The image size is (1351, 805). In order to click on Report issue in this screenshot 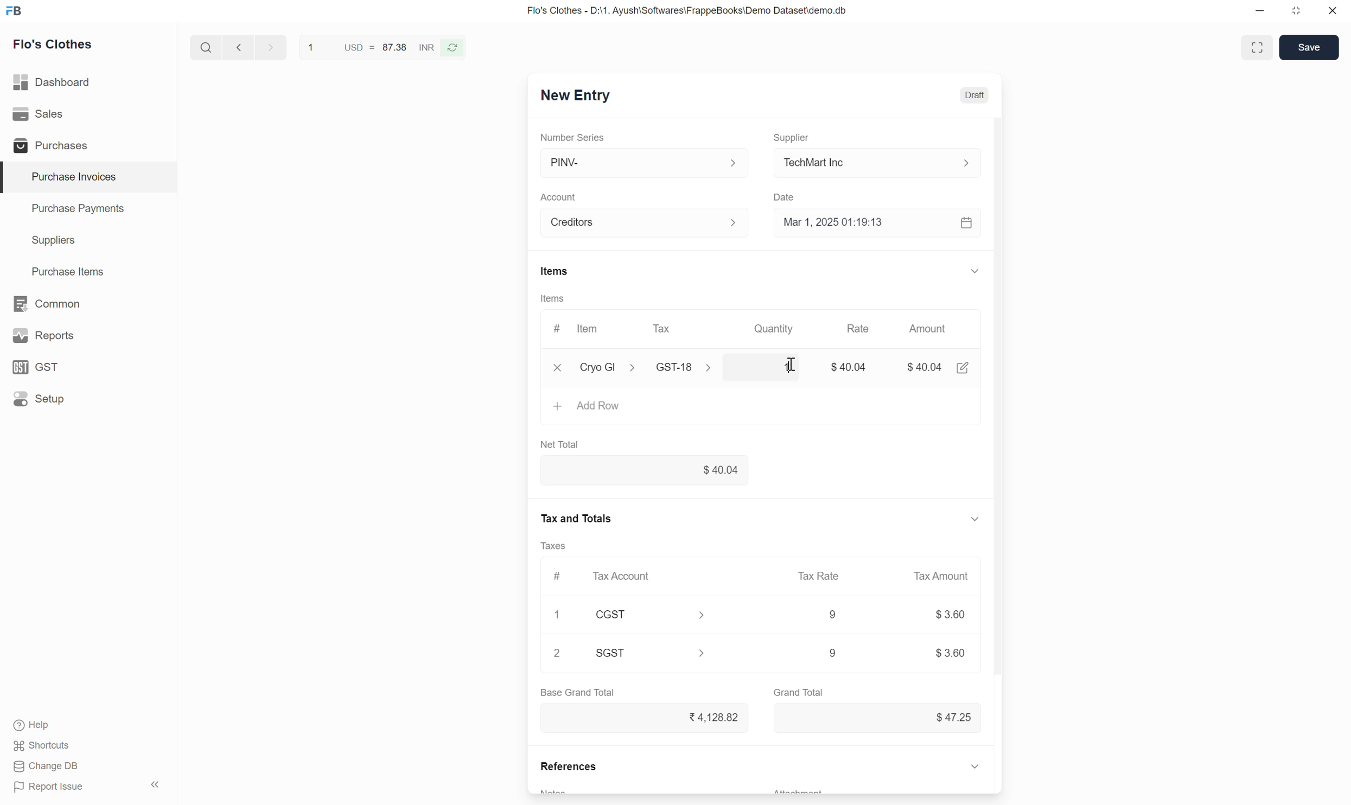, I will do `click(53, 789)`.